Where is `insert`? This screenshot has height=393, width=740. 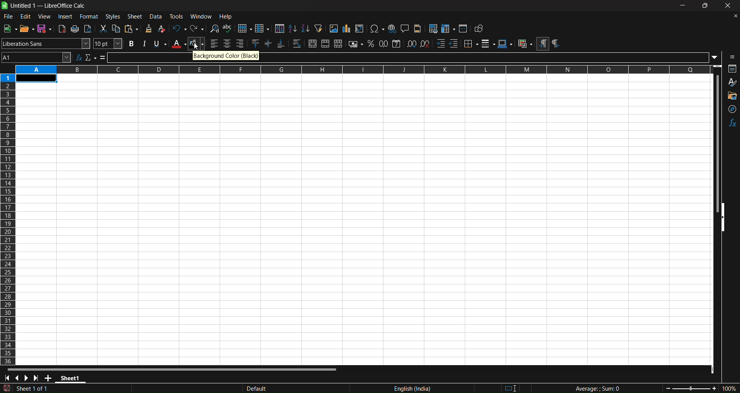
insert is located at coordinates (66, 17).